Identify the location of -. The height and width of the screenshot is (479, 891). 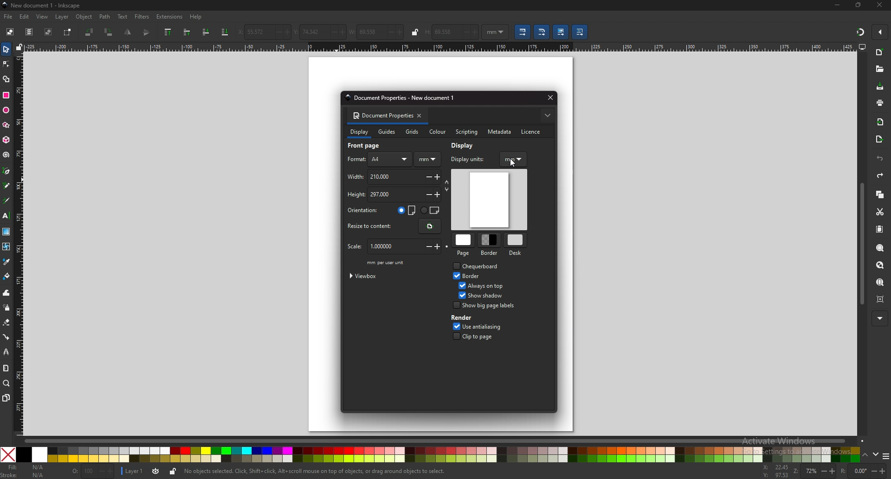
(820, 471).